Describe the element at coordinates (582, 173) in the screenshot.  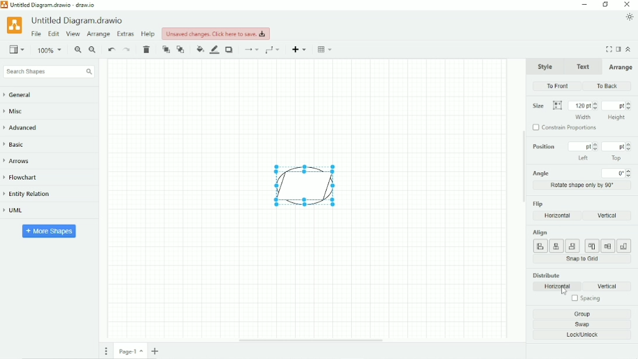
I see `Angle` at that location.